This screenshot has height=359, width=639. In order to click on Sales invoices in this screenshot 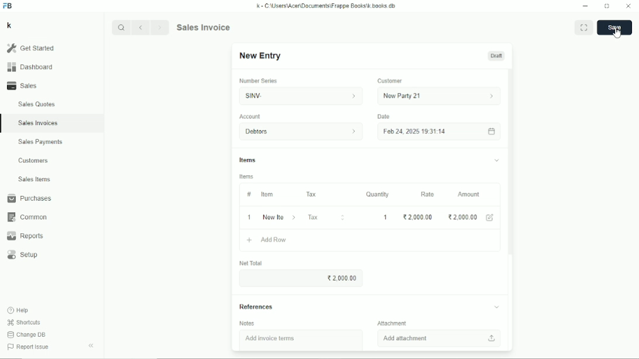, I will do `click(37, 123)`.